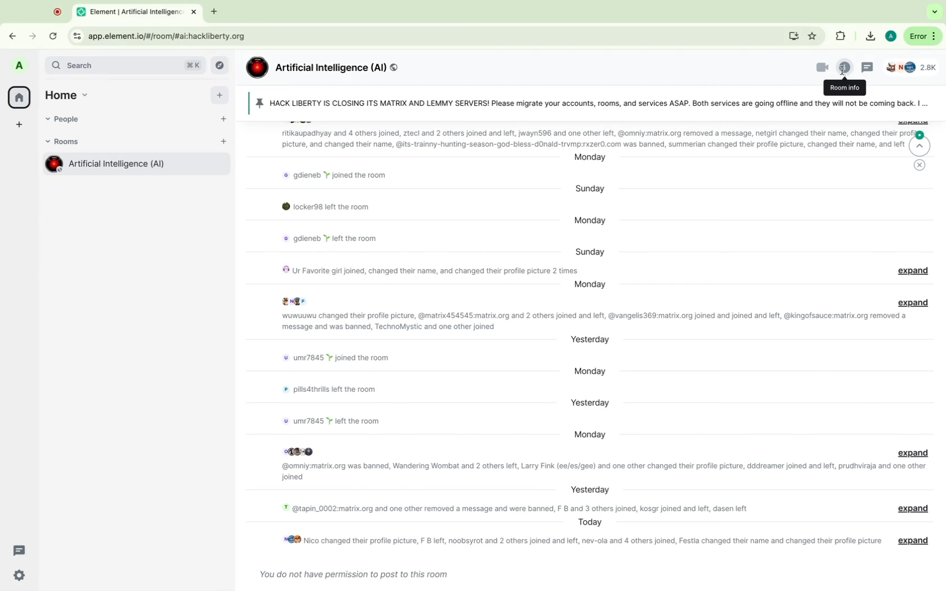  I want to click on message, so click(351, 572).